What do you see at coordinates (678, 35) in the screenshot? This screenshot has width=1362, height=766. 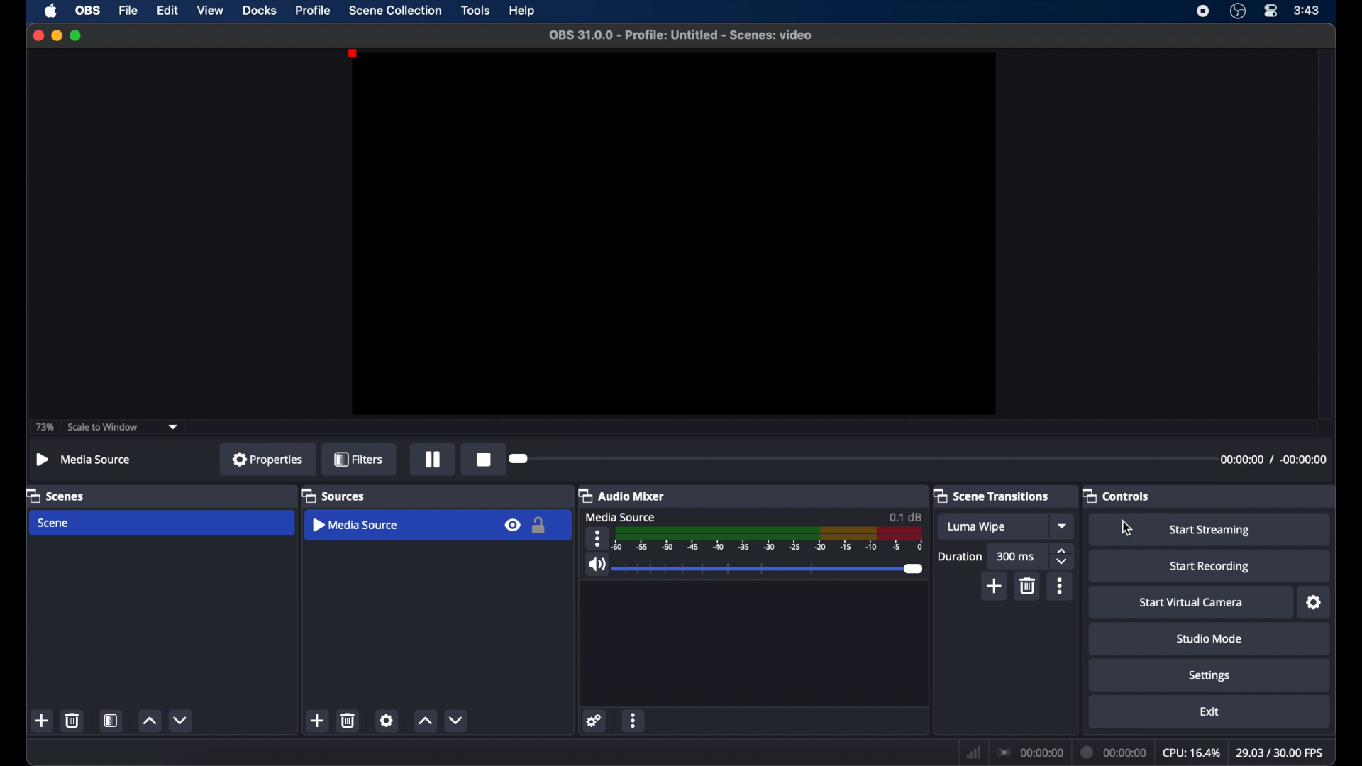 I see `OBS 31.0.0 - Profile: Untitled - Scenes: video` at bounding box center [678, 35].